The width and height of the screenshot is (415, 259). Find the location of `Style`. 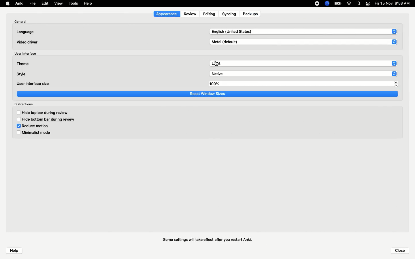

Style is located at coordinates (22, 74).